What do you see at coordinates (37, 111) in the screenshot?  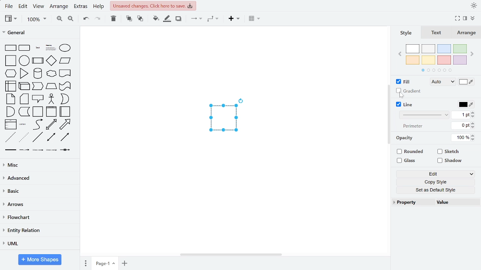 I see `general shapes` at bounding box center [37, 111].